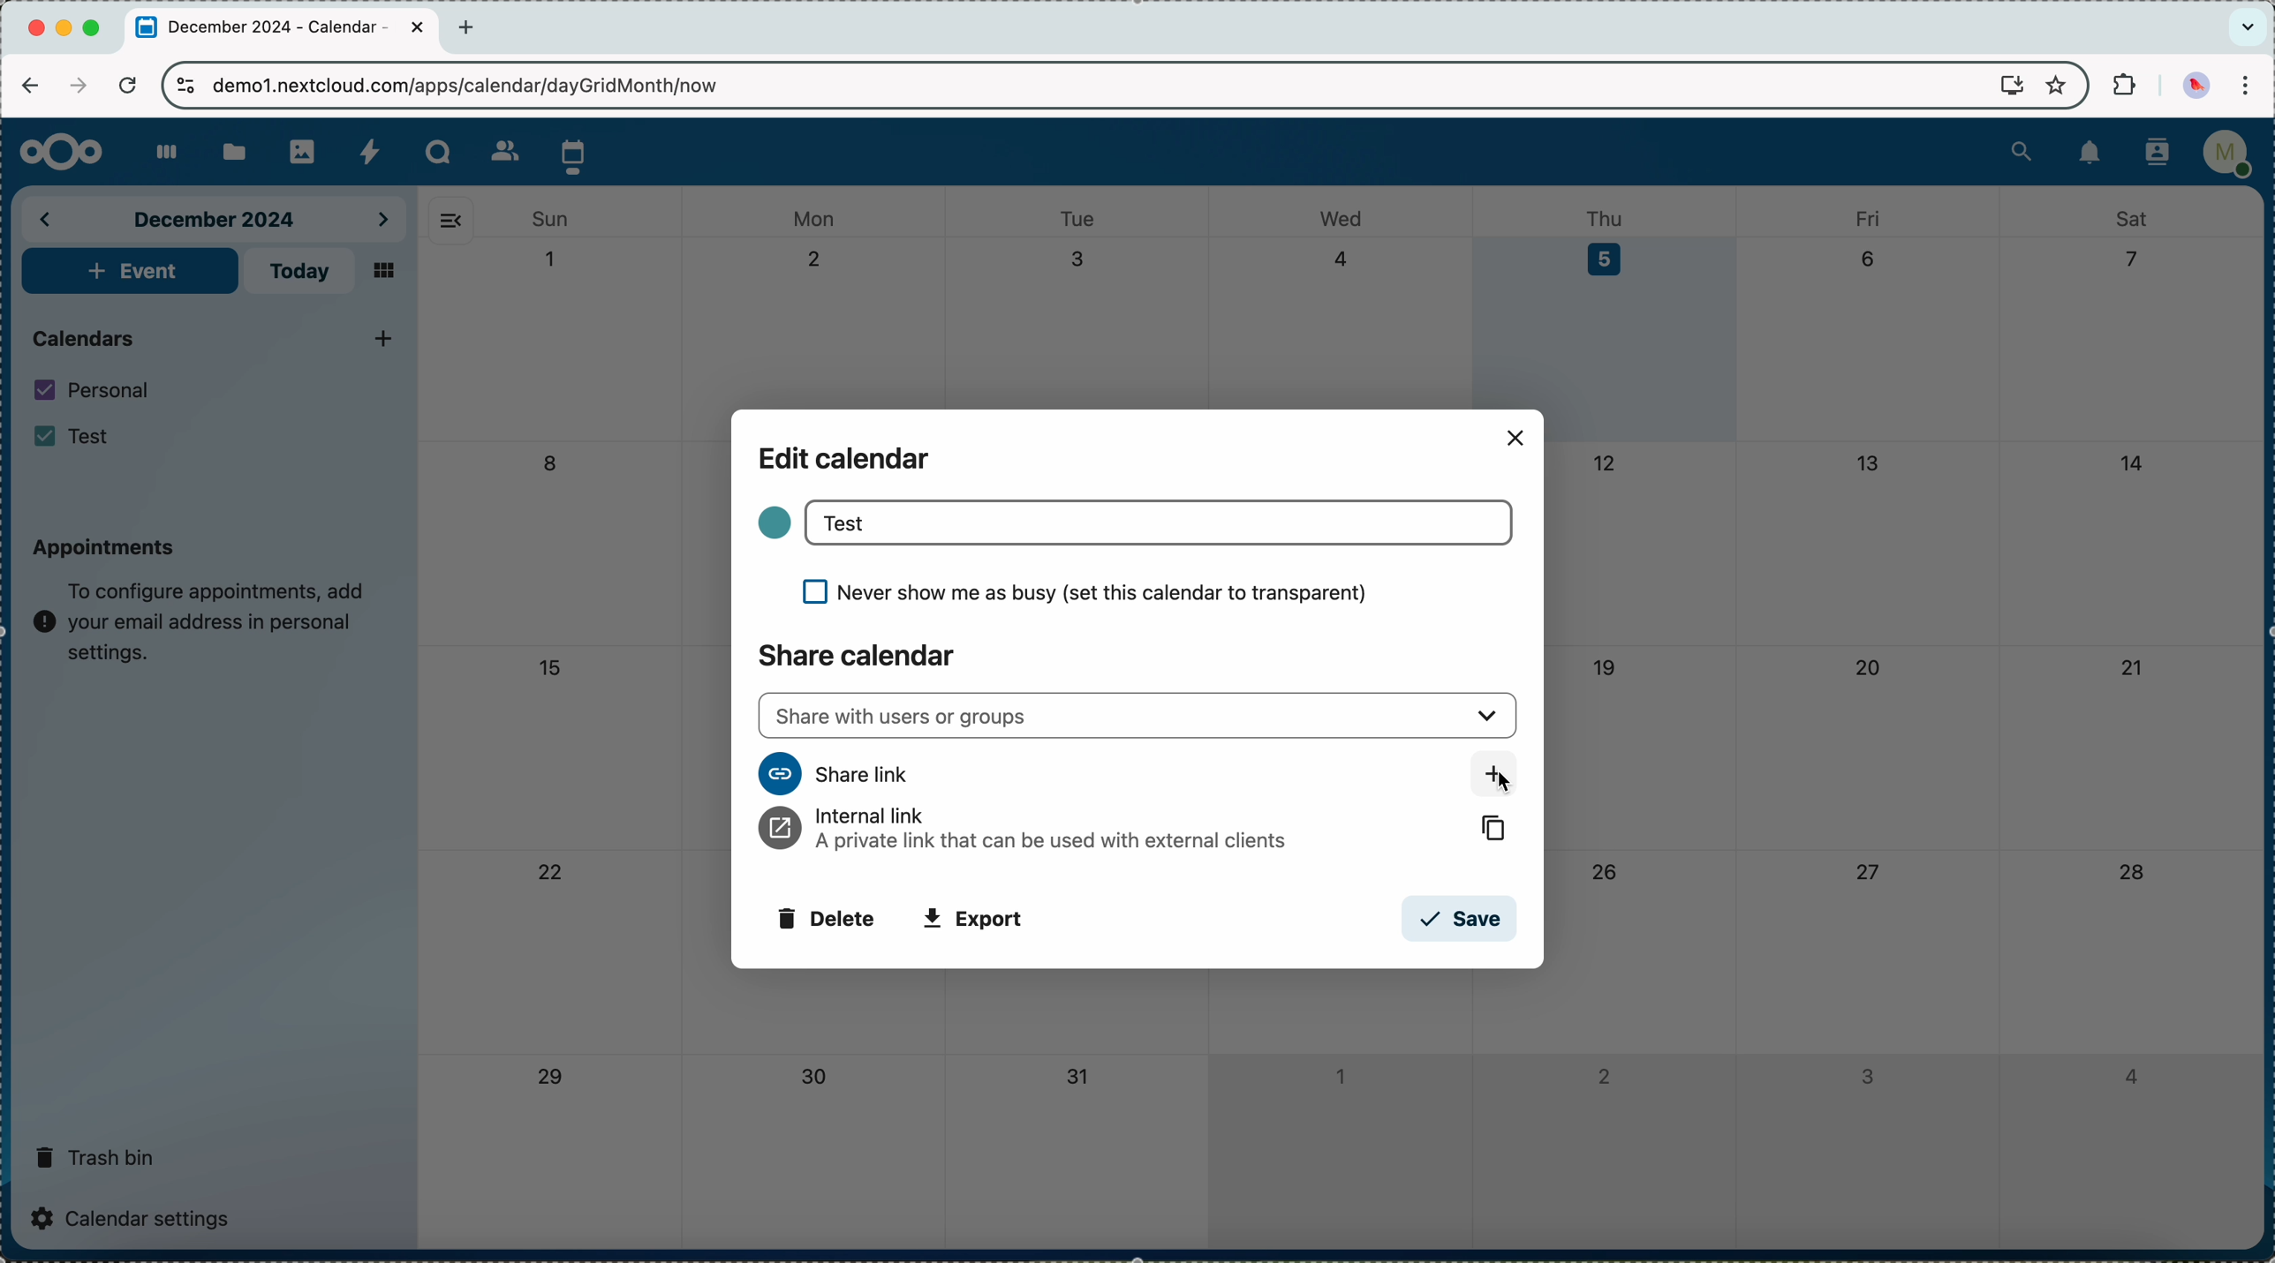 This screenshot has width=2275, height=1263. What do you see at coordinates (2022, 149) in the screenshot?
I see `search` at bounding box center [2022, 149].